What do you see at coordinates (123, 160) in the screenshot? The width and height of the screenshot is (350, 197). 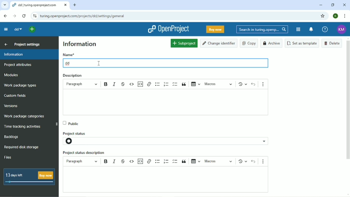 I see `strikethrough` at bounding box center [123, 160].